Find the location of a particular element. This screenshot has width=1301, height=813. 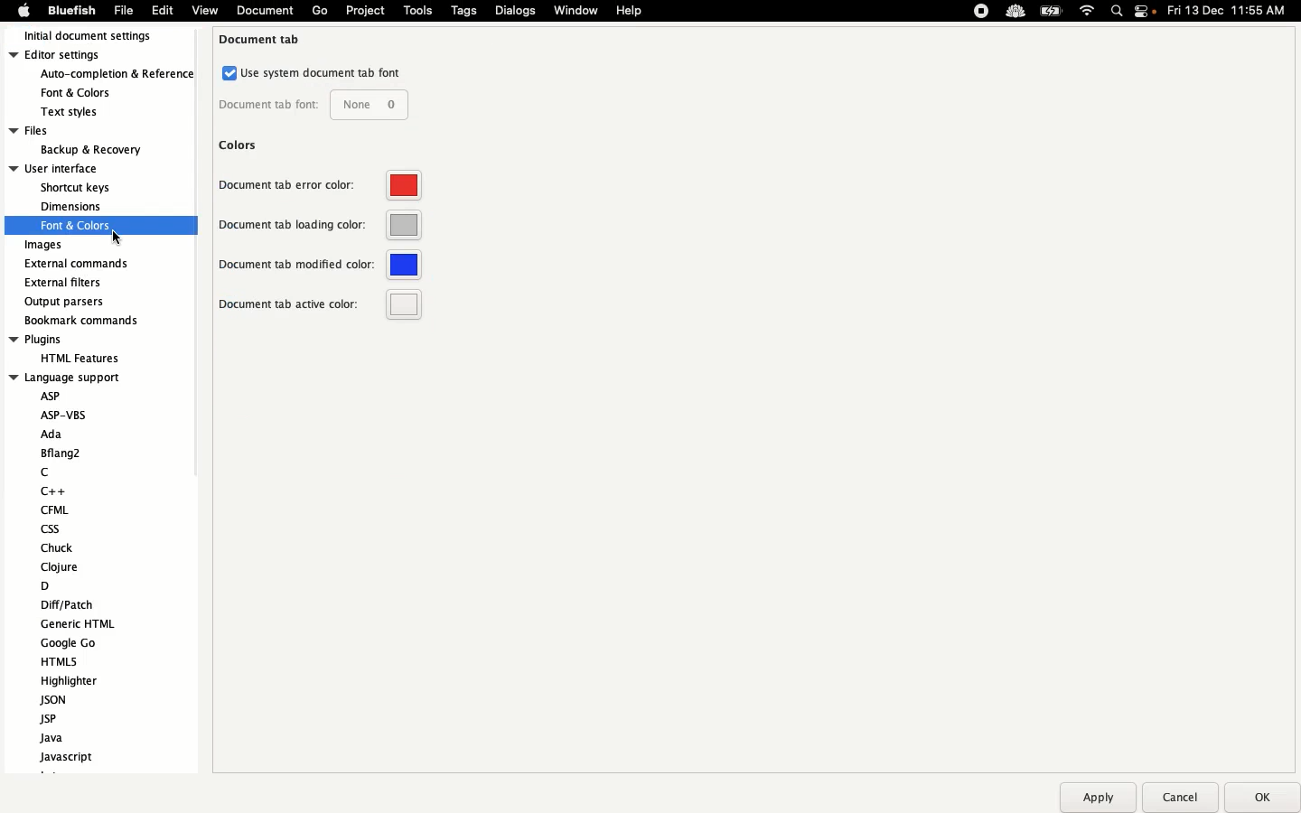

User interface  is located at coordinates (70, 168).